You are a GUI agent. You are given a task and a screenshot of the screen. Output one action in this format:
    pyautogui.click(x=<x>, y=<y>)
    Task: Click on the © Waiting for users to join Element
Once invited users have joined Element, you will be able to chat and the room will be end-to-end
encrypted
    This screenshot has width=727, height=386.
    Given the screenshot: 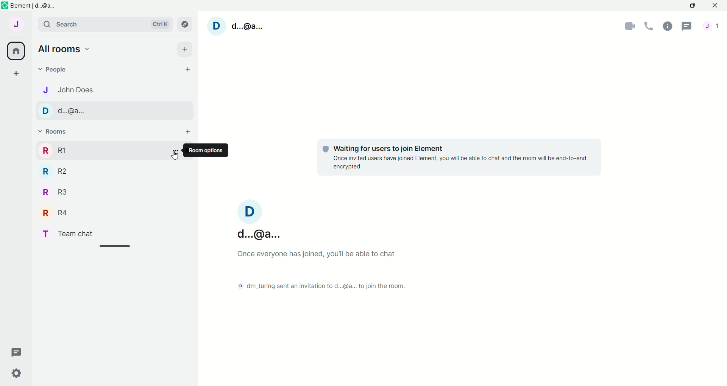 What is the action you would take?
    pyautogui.click(x=459, y=156)
    